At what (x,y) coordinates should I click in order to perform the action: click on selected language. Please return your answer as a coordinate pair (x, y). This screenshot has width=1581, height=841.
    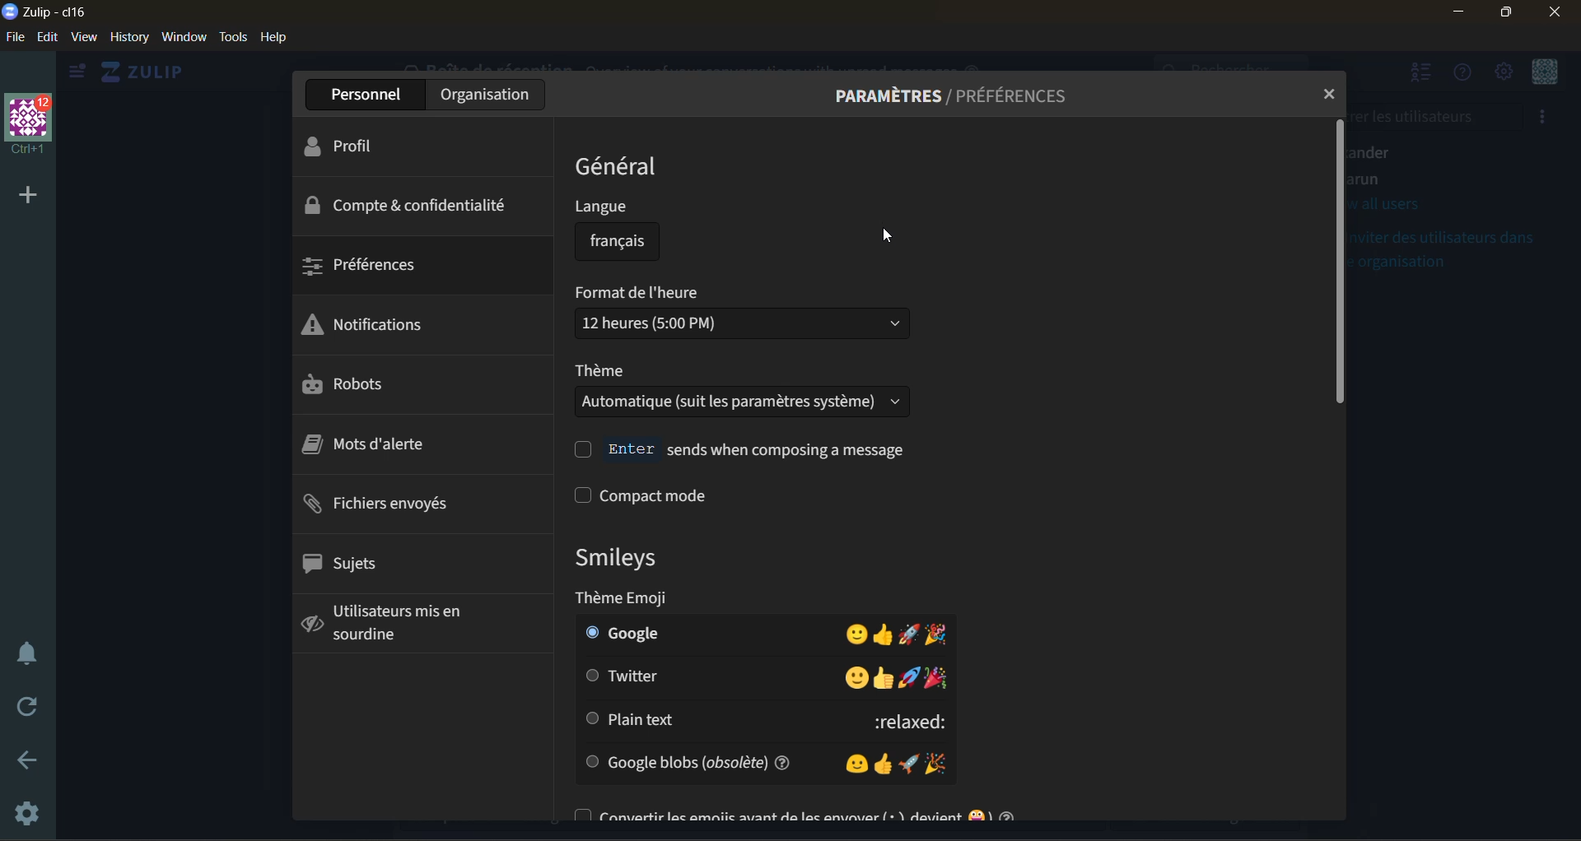
    Looking at the image, I should click on (608, 242).